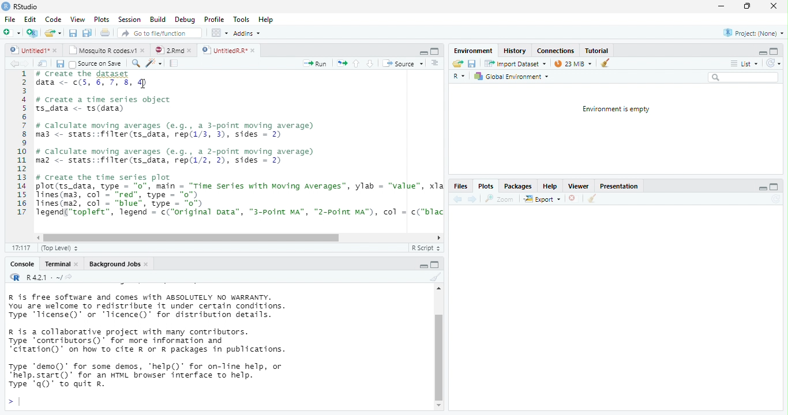 This screenshot has height=415, width=788. Describe the element at coordinates (423, 53) in the screenshot. I see `minimize` at that location.